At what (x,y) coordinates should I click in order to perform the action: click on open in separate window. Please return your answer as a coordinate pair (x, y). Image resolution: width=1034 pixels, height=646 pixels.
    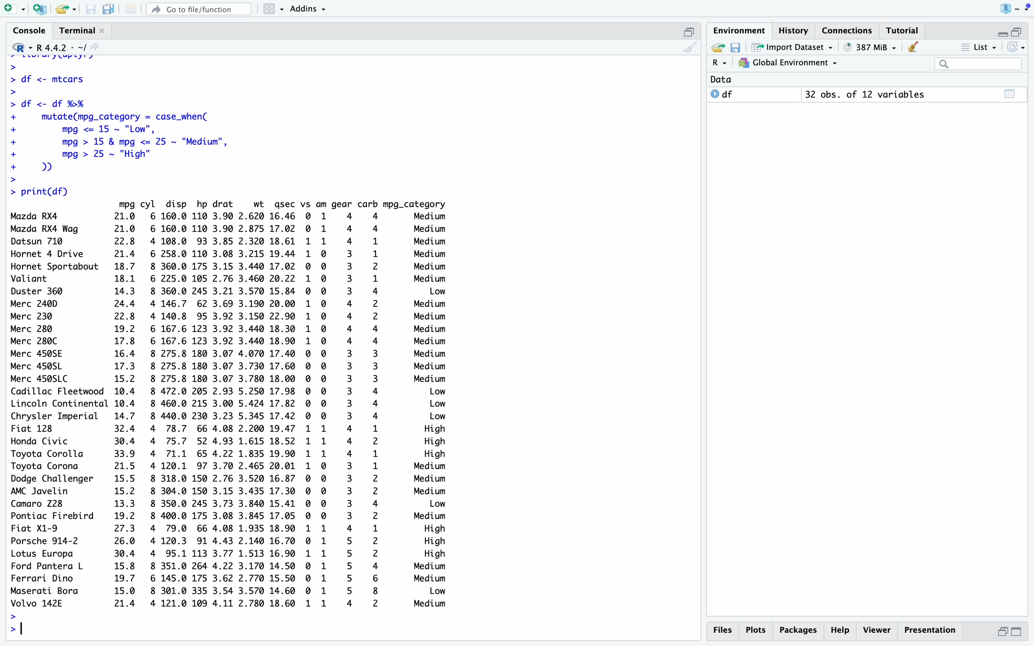
    Looking at the image, I should click on (1002, 632).